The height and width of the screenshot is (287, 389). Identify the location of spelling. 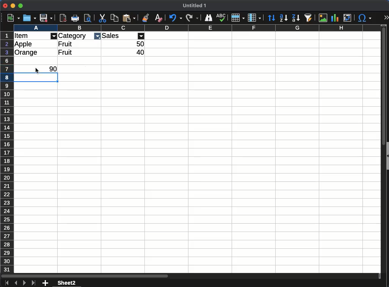
(221, 18).